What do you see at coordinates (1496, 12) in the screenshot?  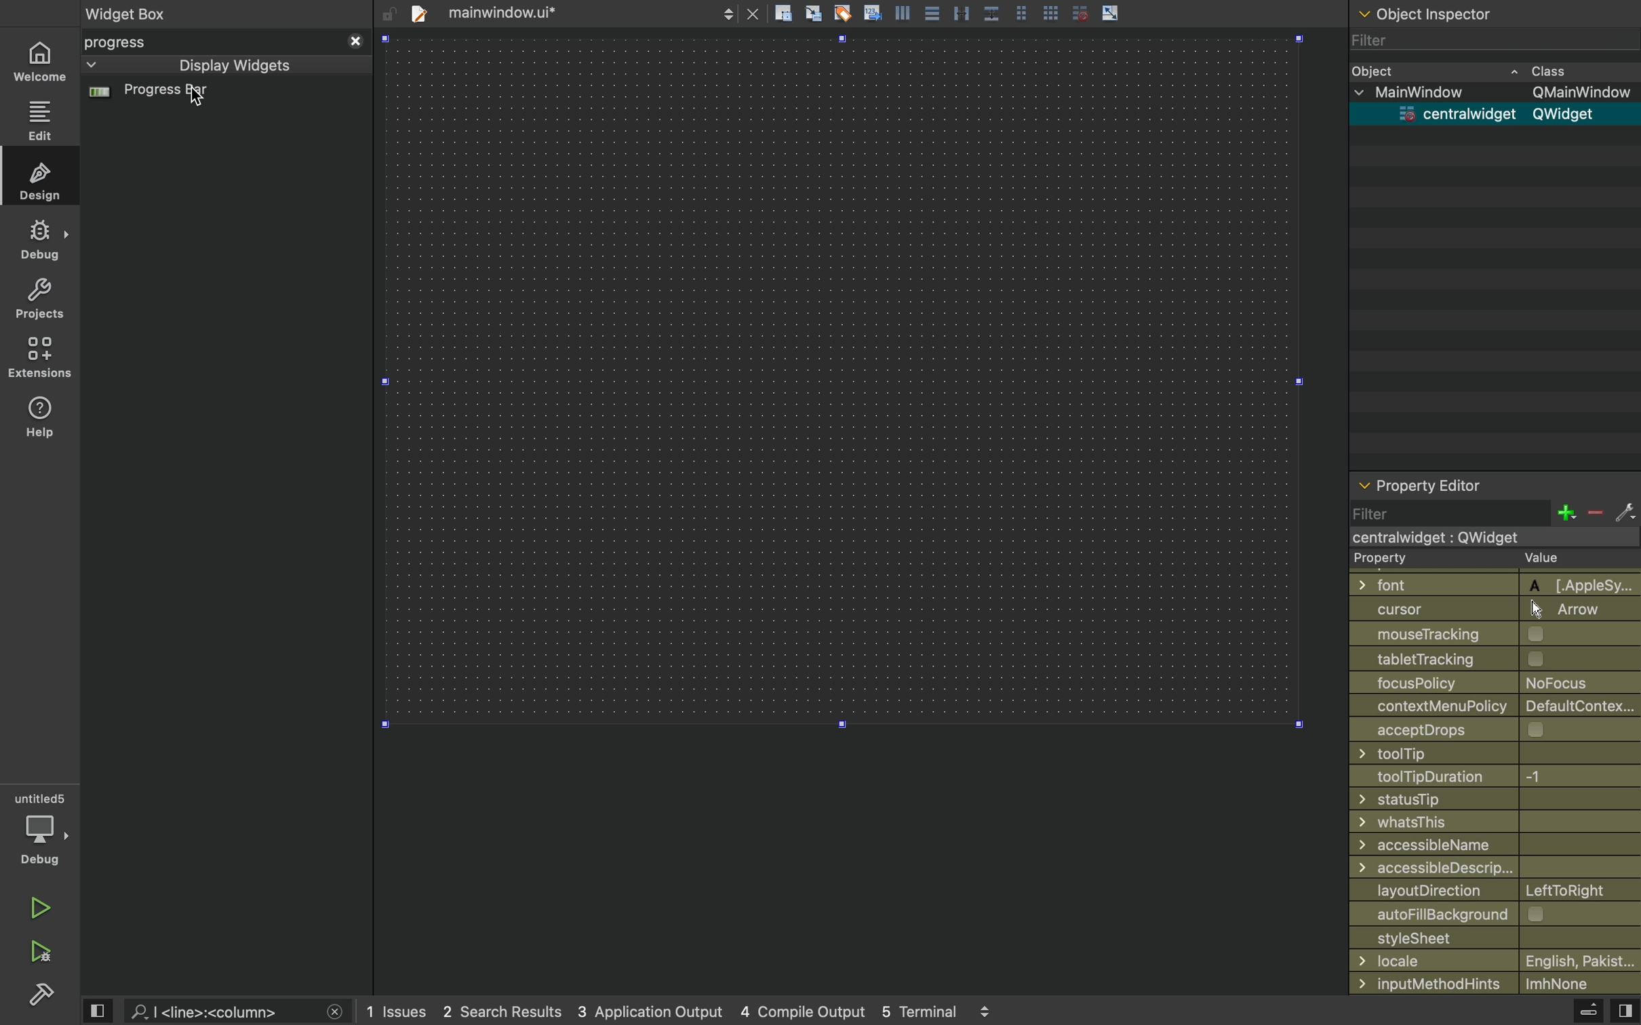 I see `Object inspector` at bounding box center [1496, 12].